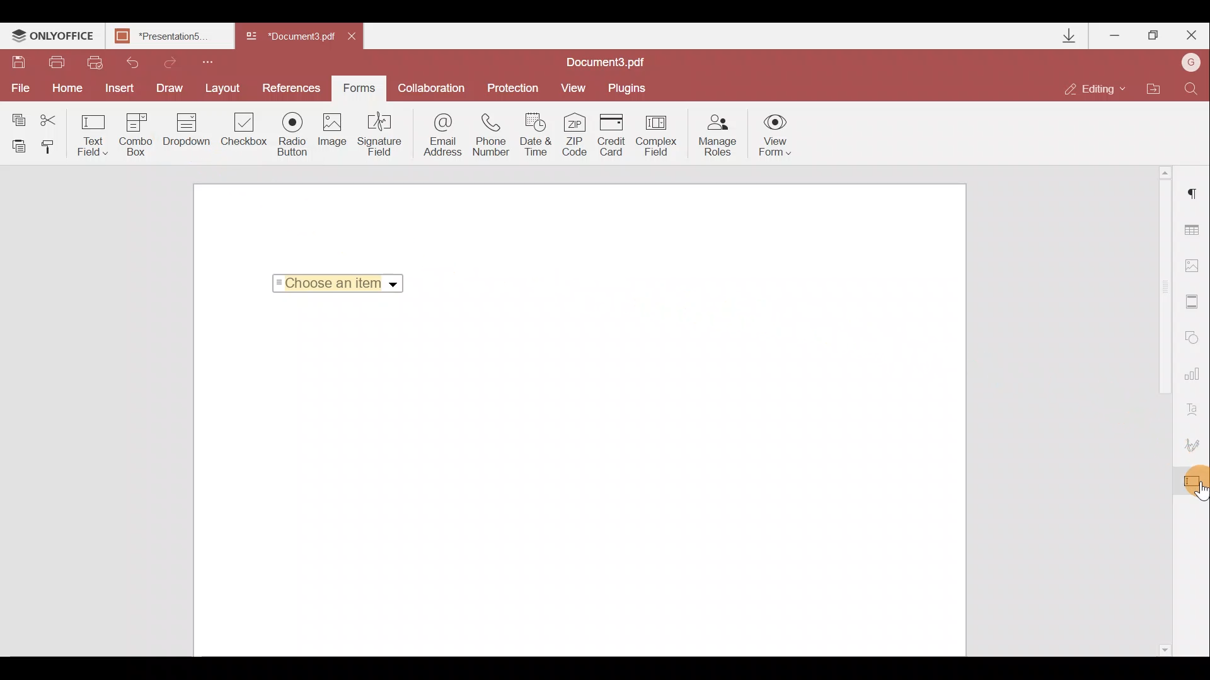  What do you see at coordinates (359, 88) in the screenshot?
I see `Forms` at bounding box center [359, 88].